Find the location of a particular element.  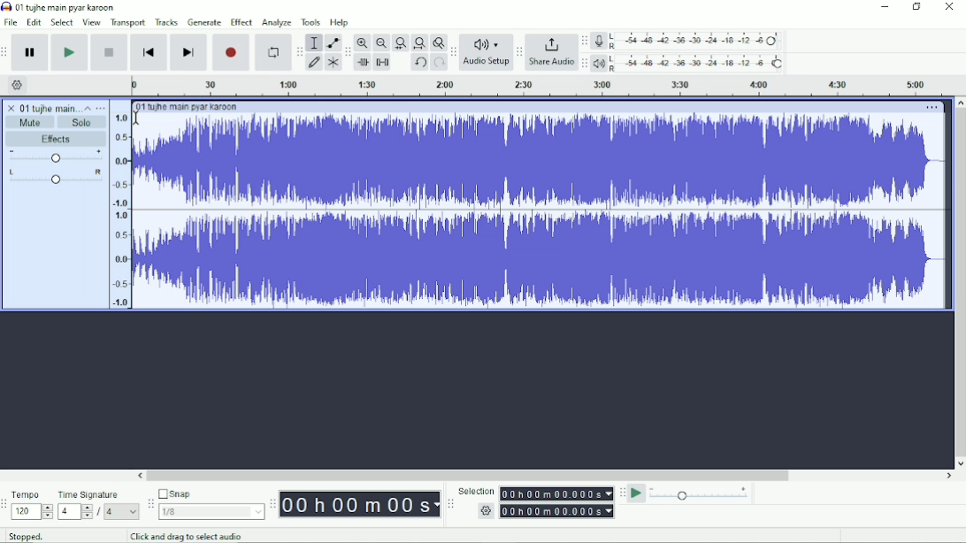

close is located at coordinates (11, 105).